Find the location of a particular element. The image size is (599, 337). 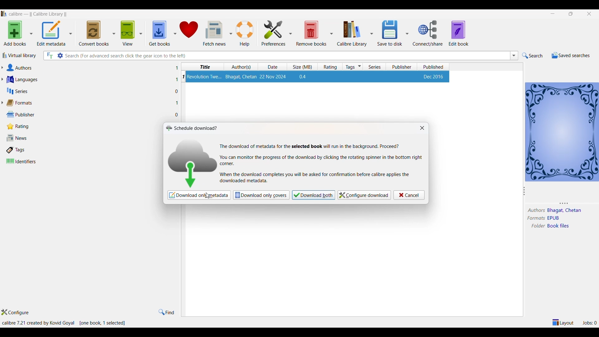

format type is located at coordinates (555, 218).